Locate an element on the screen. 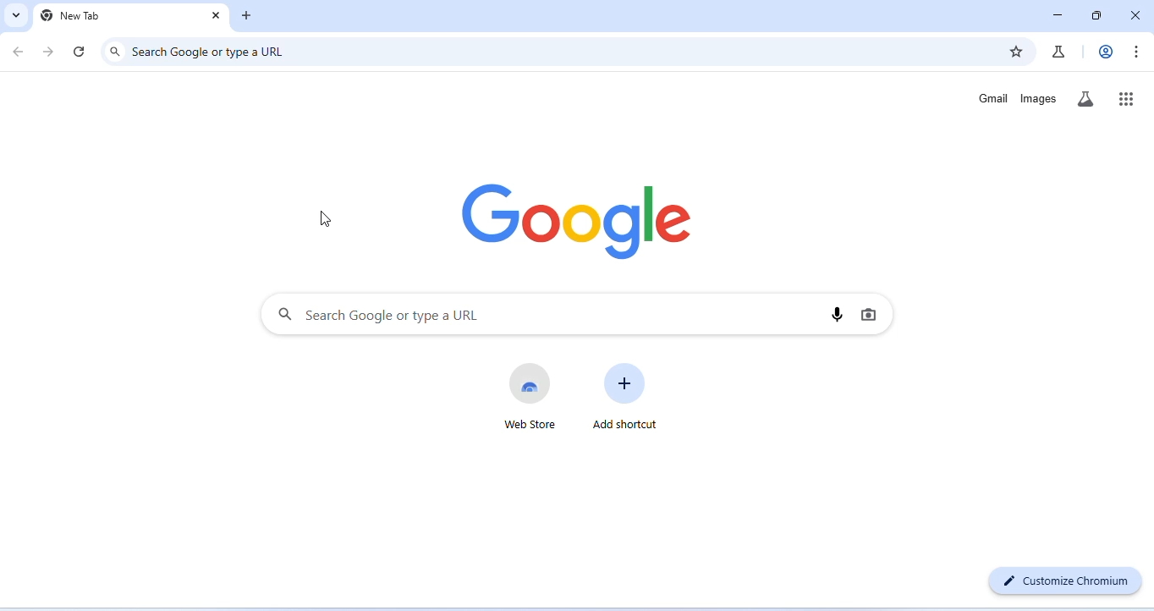  web store is located at coordinates (536, 396).